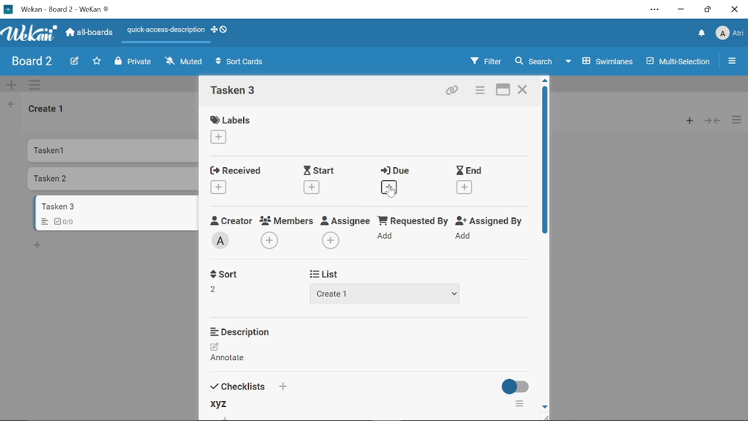  Describe the element at coordinates (270, 240) in the screenshot. I see `Add members` at that location.